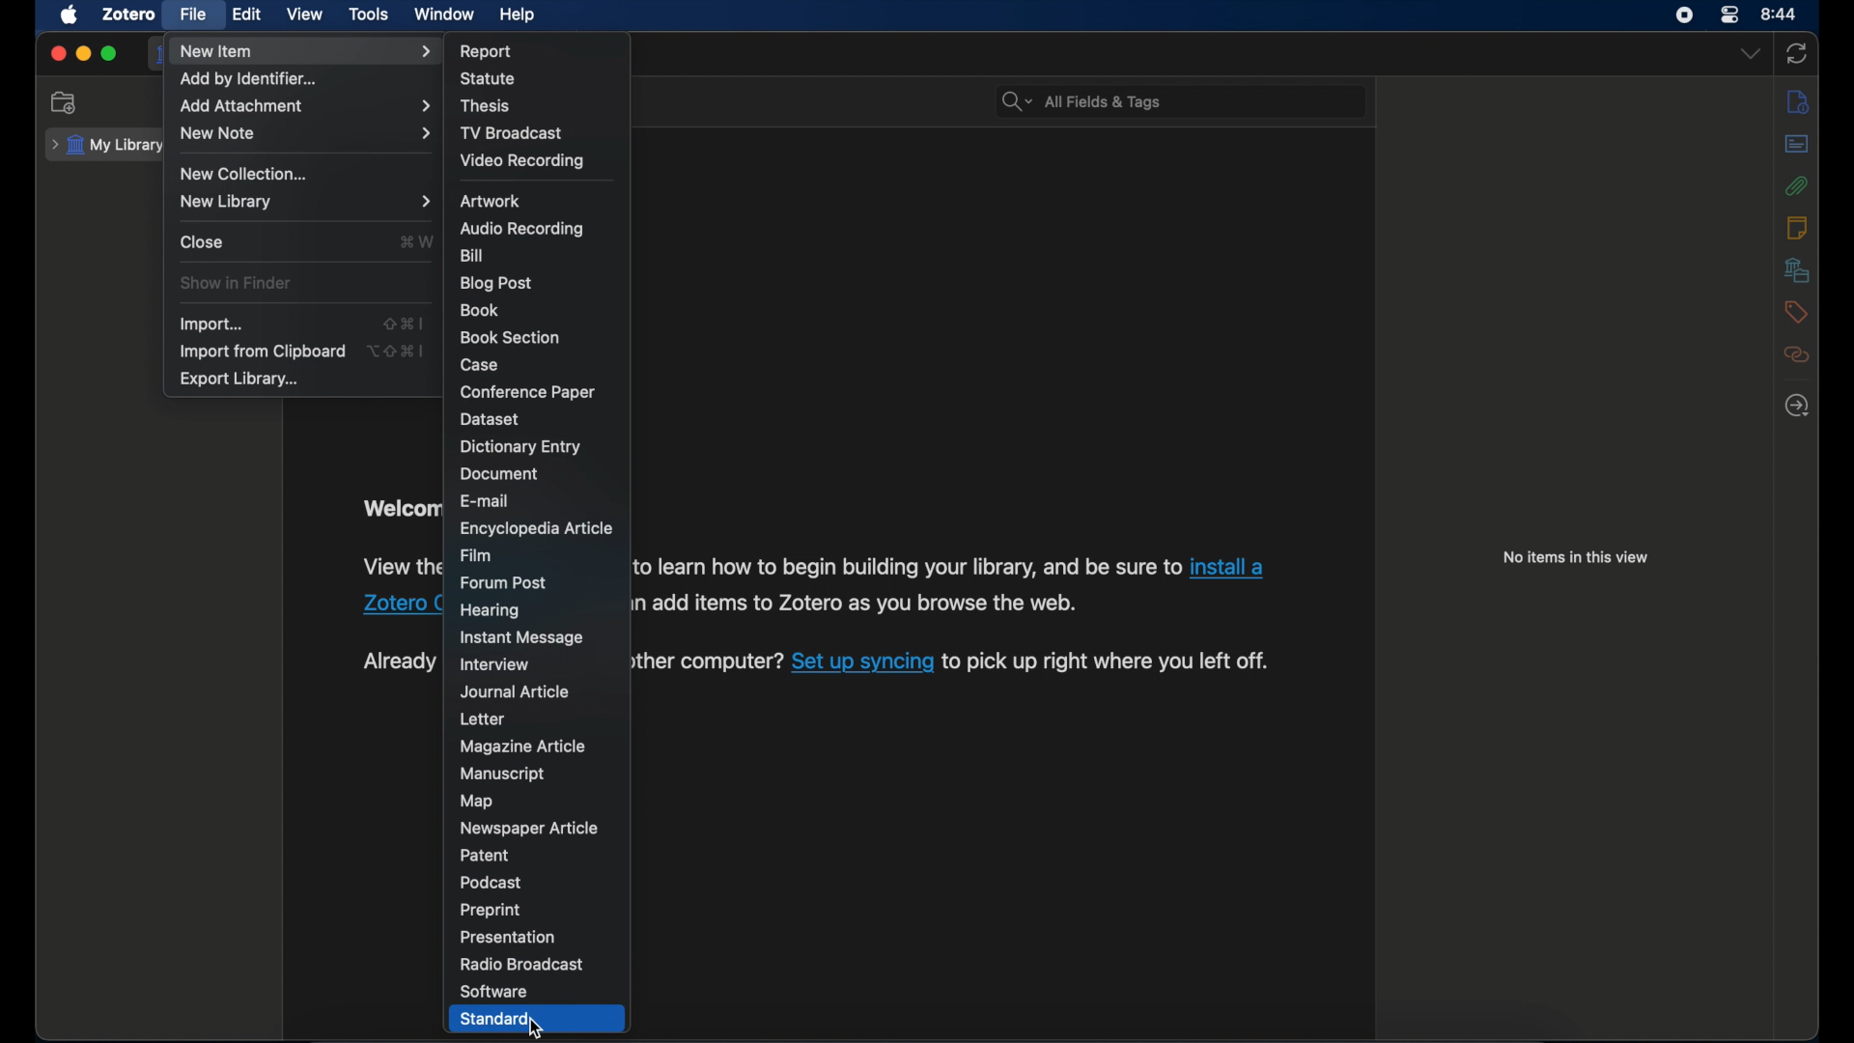  Describe the element at coordinates (497, 1019) in the screenshot. I see `standard` at that location.